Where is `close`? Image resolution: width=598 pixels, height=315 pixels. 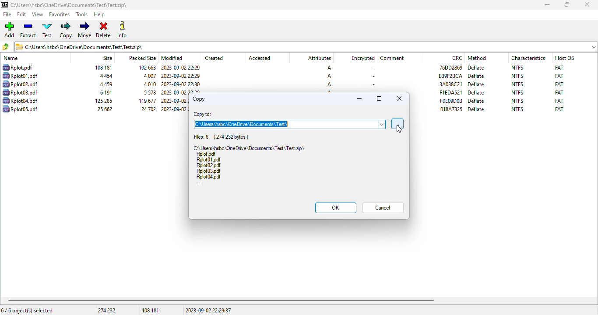
close is located at coordinates (399, 98).